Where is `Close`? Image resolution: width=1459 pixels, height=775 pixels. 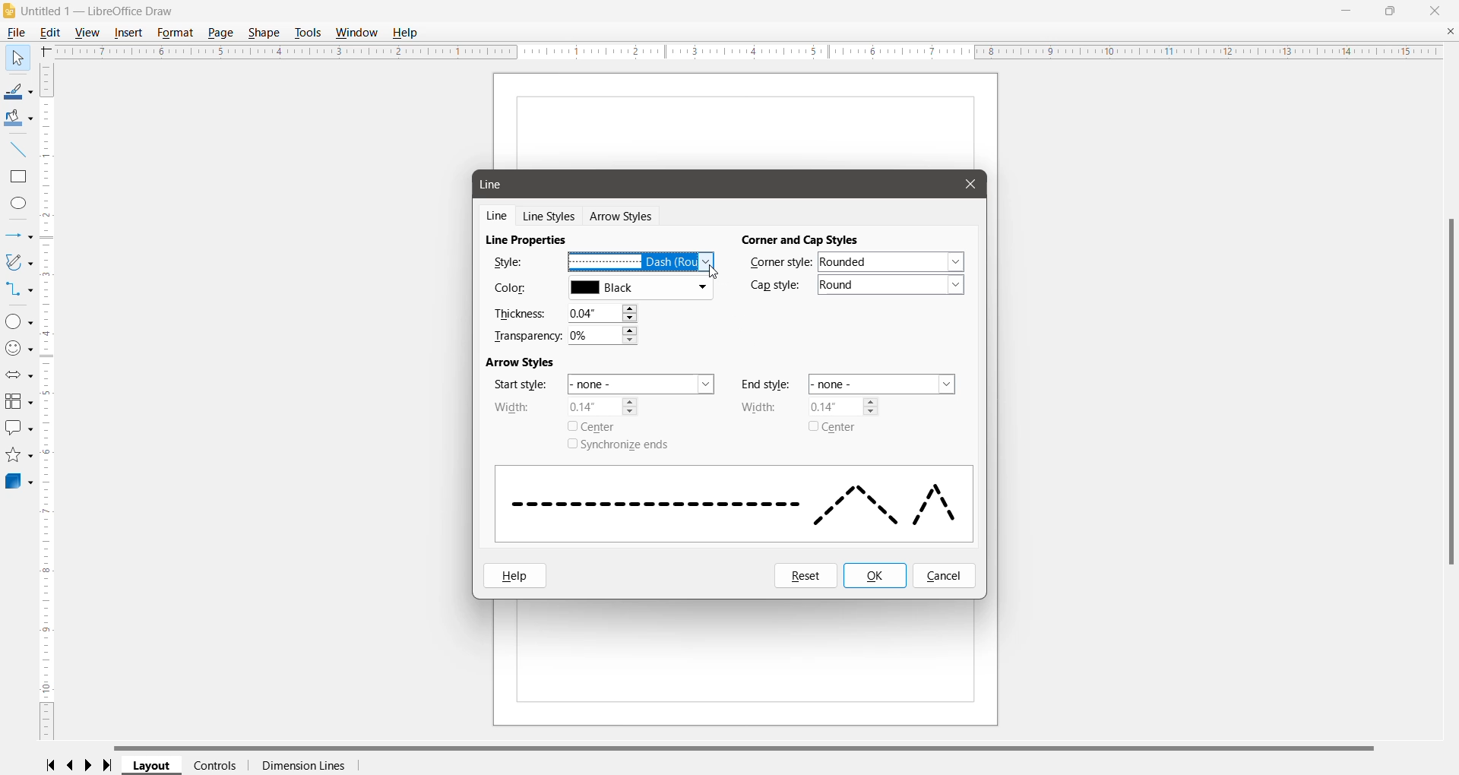
Close is located at coordinates (1435, 11).